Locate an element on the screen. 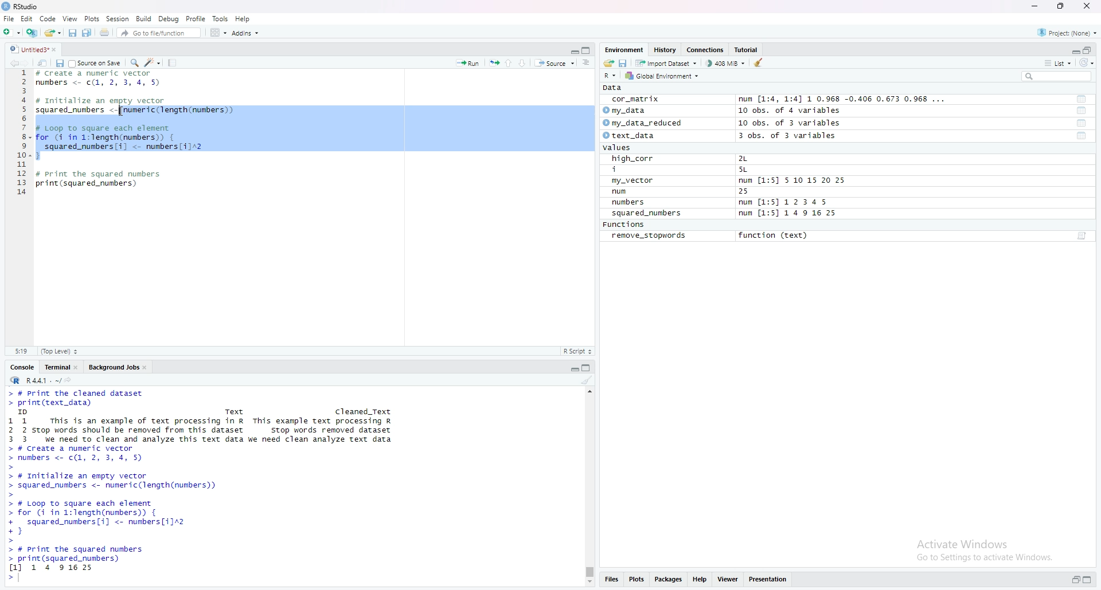 The image size is (1101, 590). Plots is located at coordinates (637, 580).